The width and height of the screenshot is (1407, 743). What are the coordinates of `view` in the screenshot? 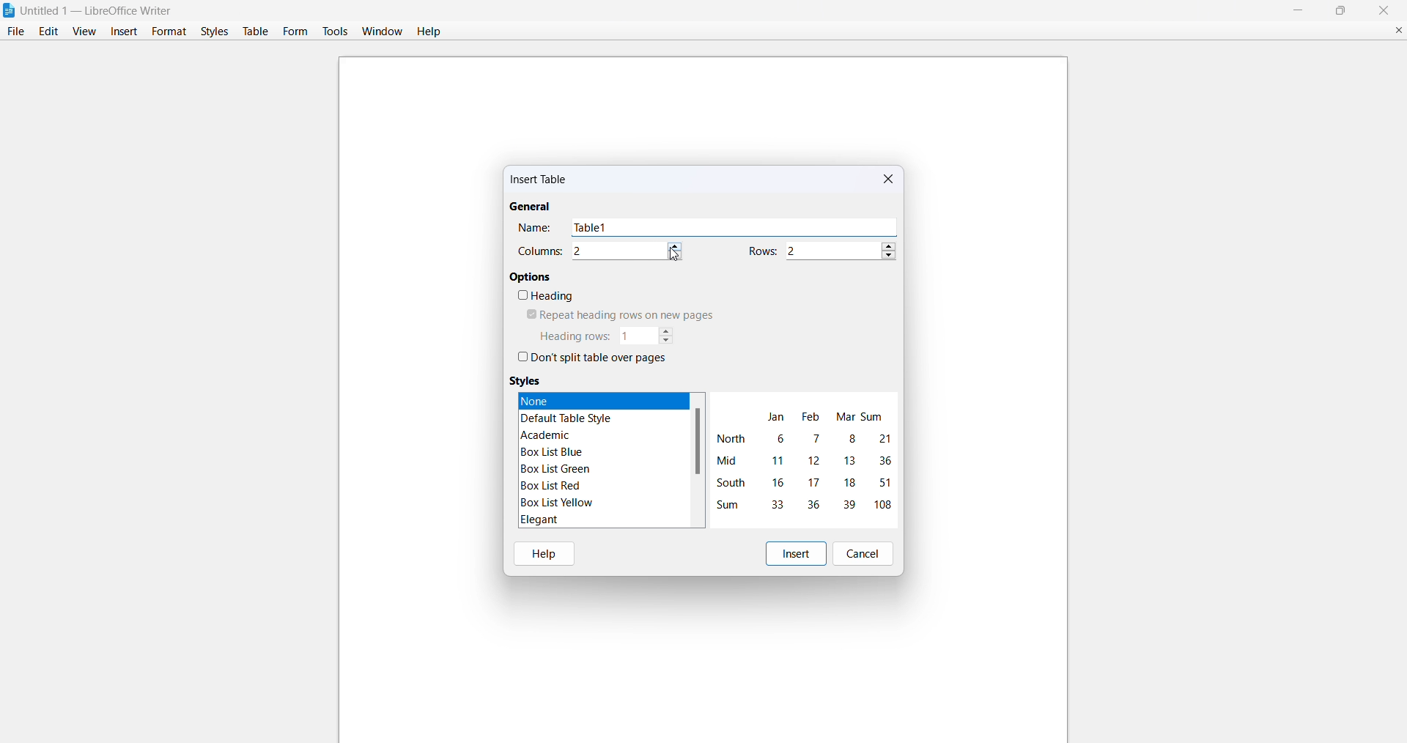 It's located at (84, 31).